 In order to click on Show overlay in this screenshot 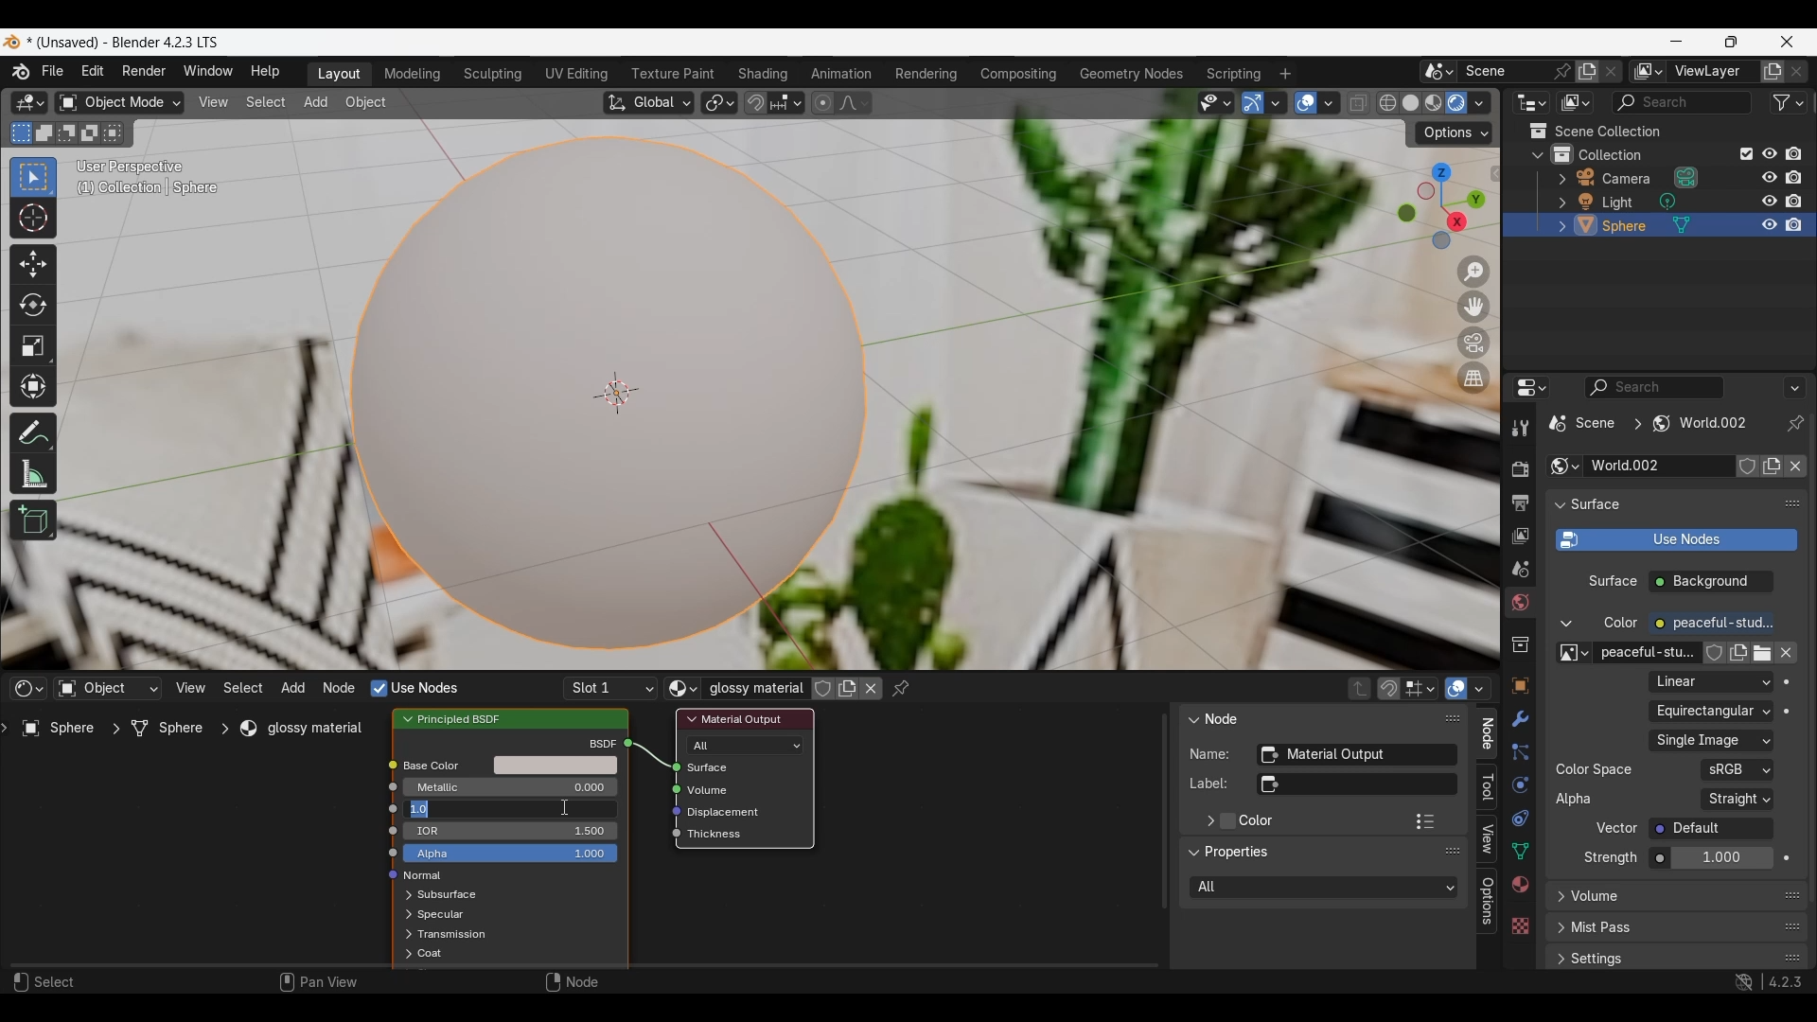, I will do `click(1306, 103)`.